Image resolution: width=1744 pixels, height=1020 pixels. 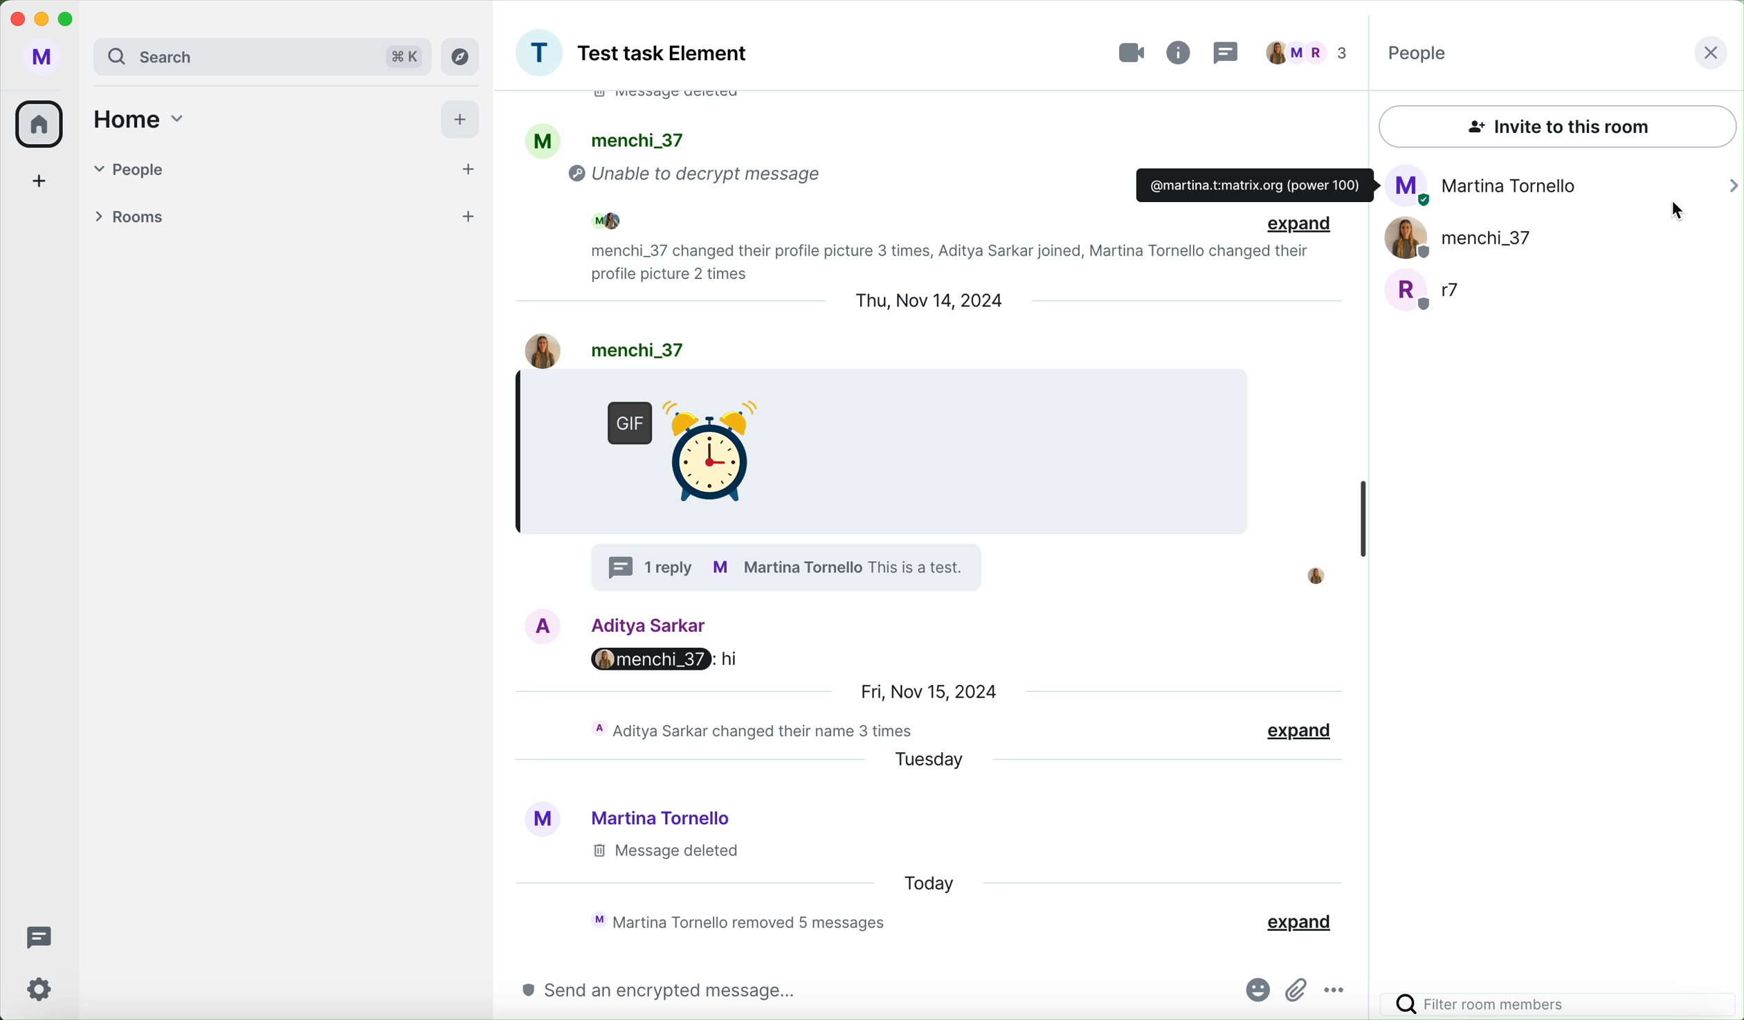 What do you see at coordinates (1253, 992) in the screenshot?
I see `emojis` at bounding box center [1253, 992].